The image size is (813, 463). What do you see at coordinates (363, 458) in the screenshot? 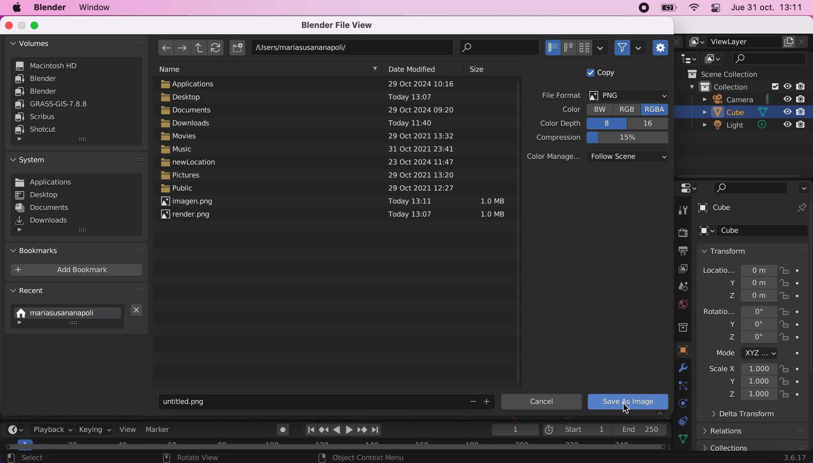
I see `object context menu` at bounding box center [363, 458].